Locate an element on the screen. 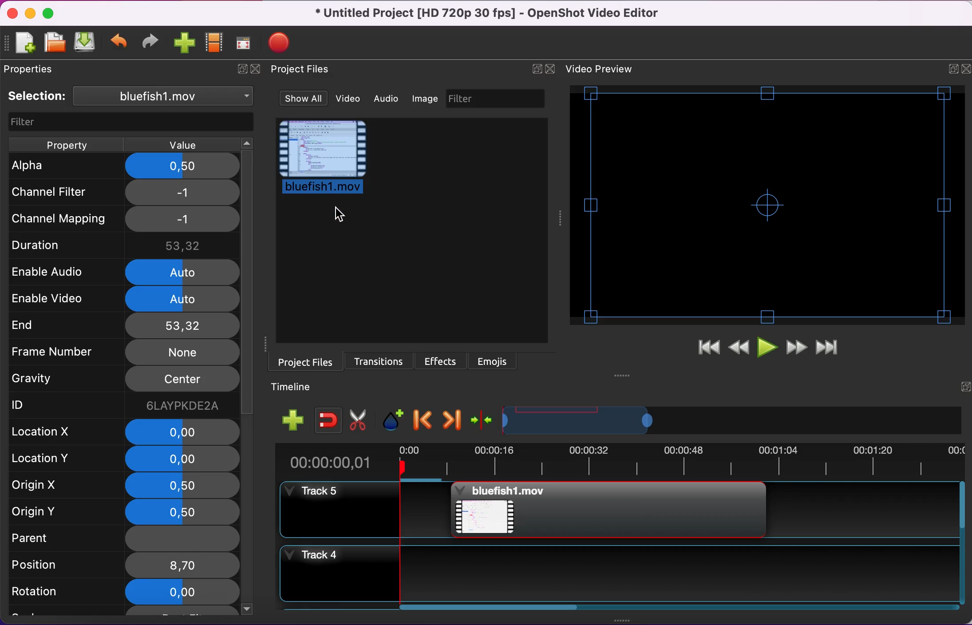 This screenshot has height=625, width=972. Project files is located at coordinates (299, 69).